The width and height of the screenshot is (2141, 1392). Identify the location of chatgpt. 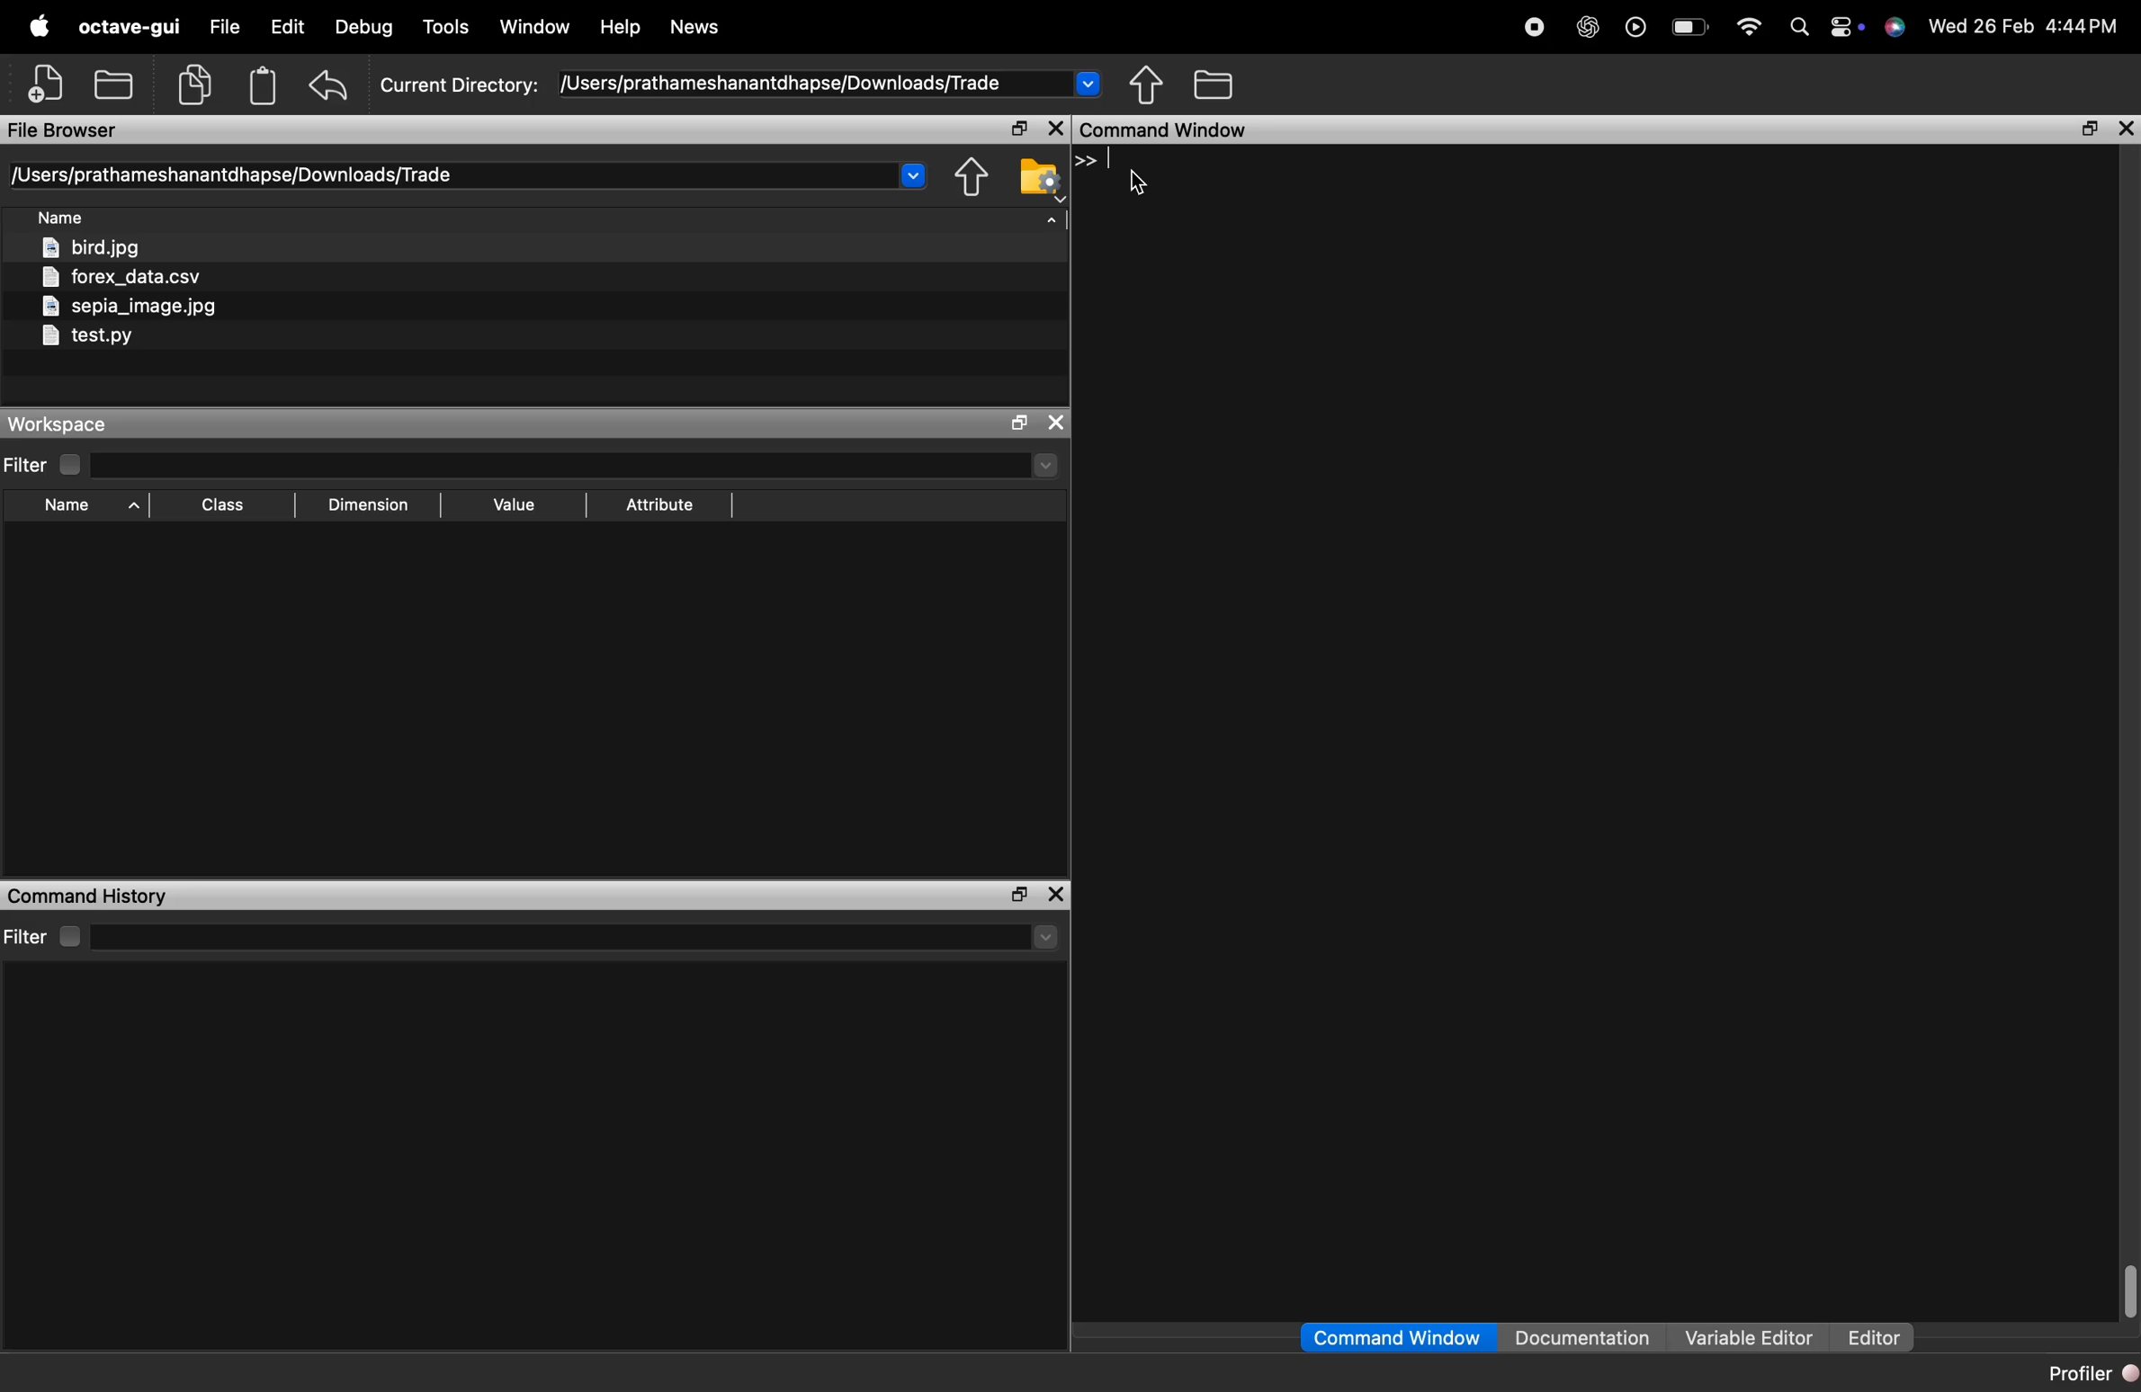
(1589, 30).